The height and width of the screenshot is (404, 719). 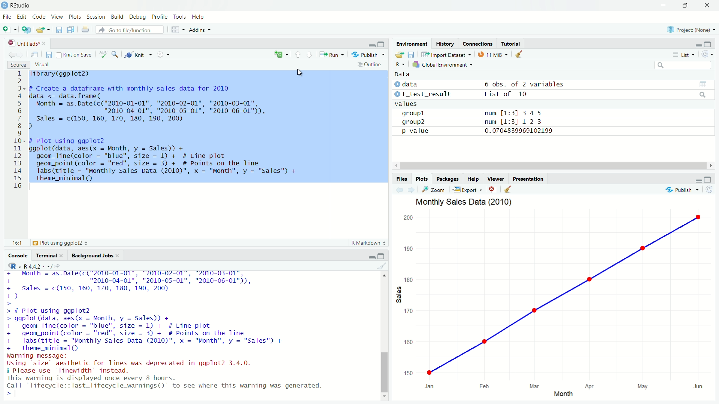 I want to click on minimise, so click(x=370, y=44).